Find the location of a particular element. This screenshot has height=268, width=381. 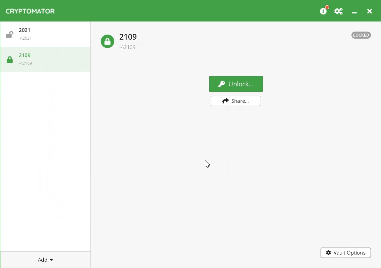

Preferences is located at coordinates (339, 11).